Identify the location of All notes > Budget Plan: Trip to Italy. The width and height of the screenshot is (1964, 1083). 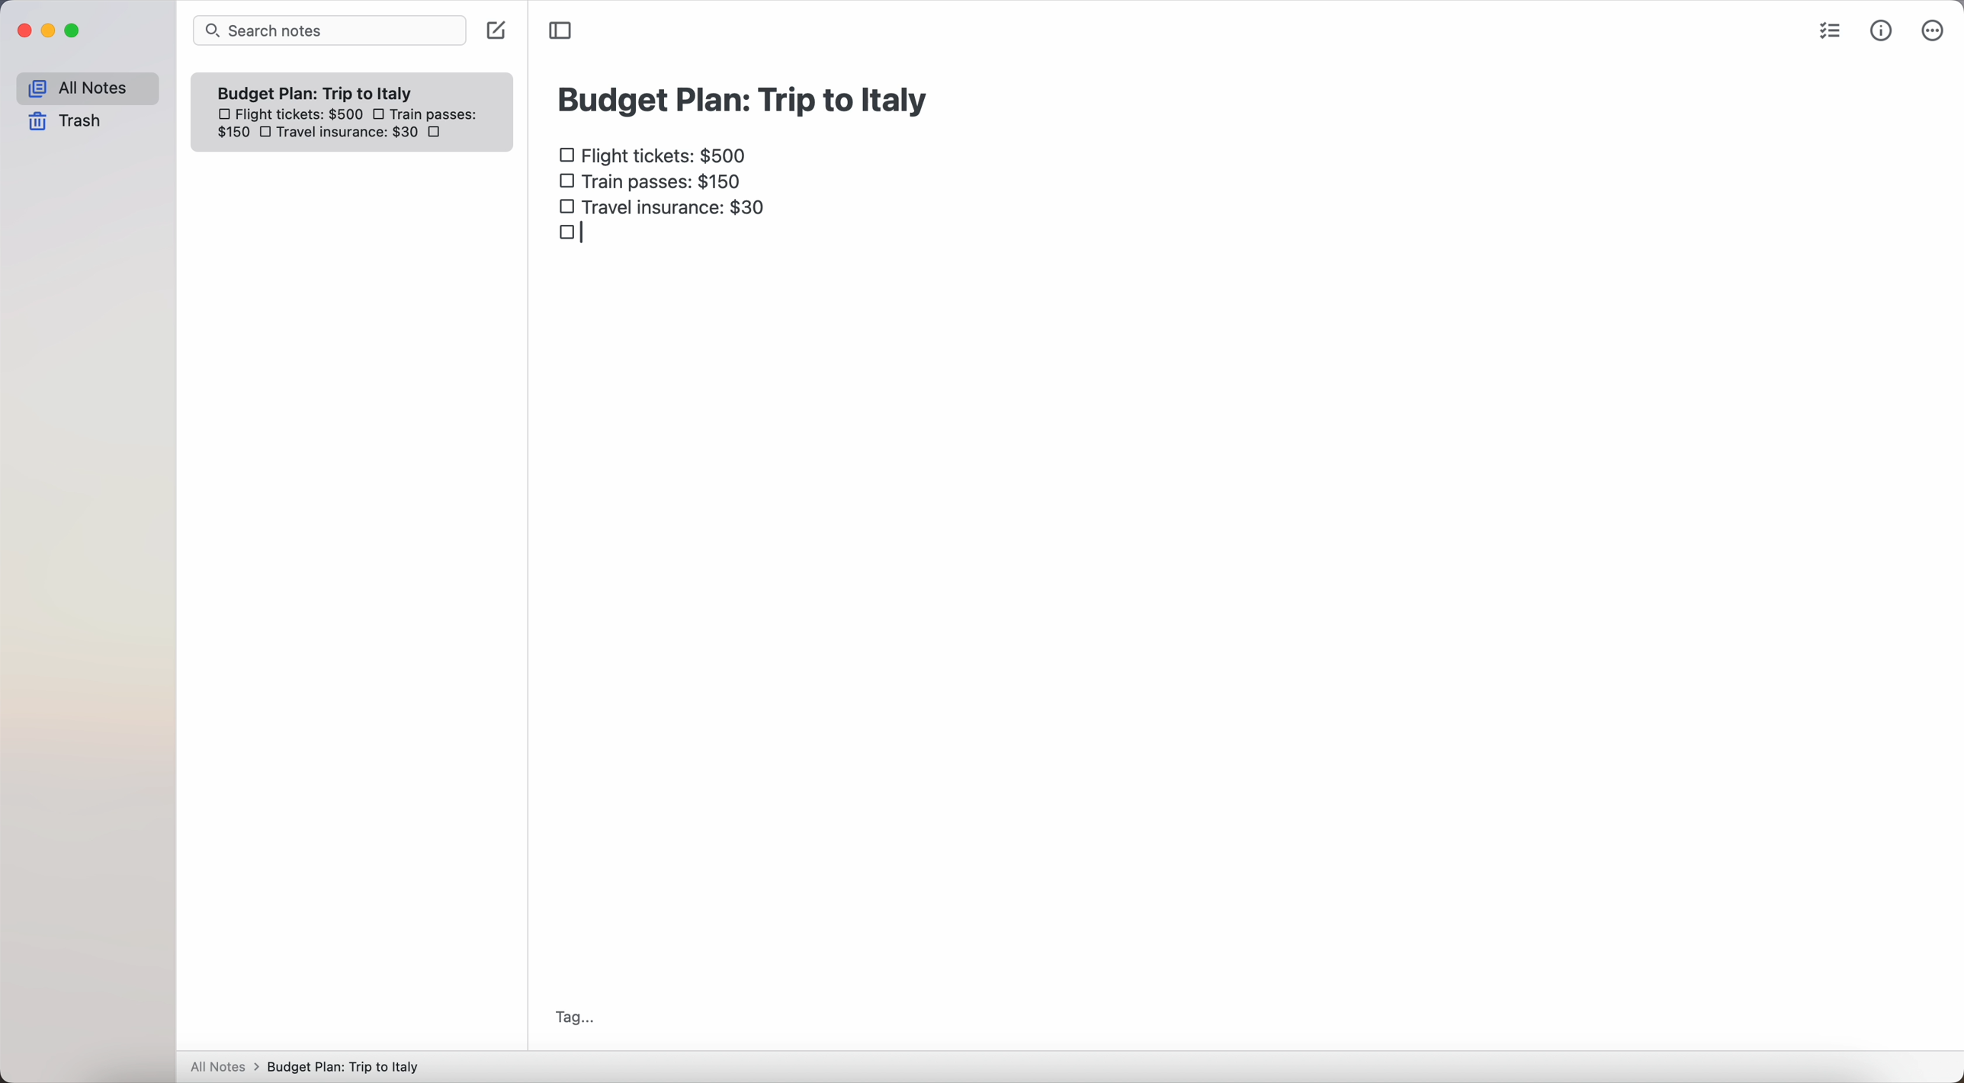
(312, 1066).